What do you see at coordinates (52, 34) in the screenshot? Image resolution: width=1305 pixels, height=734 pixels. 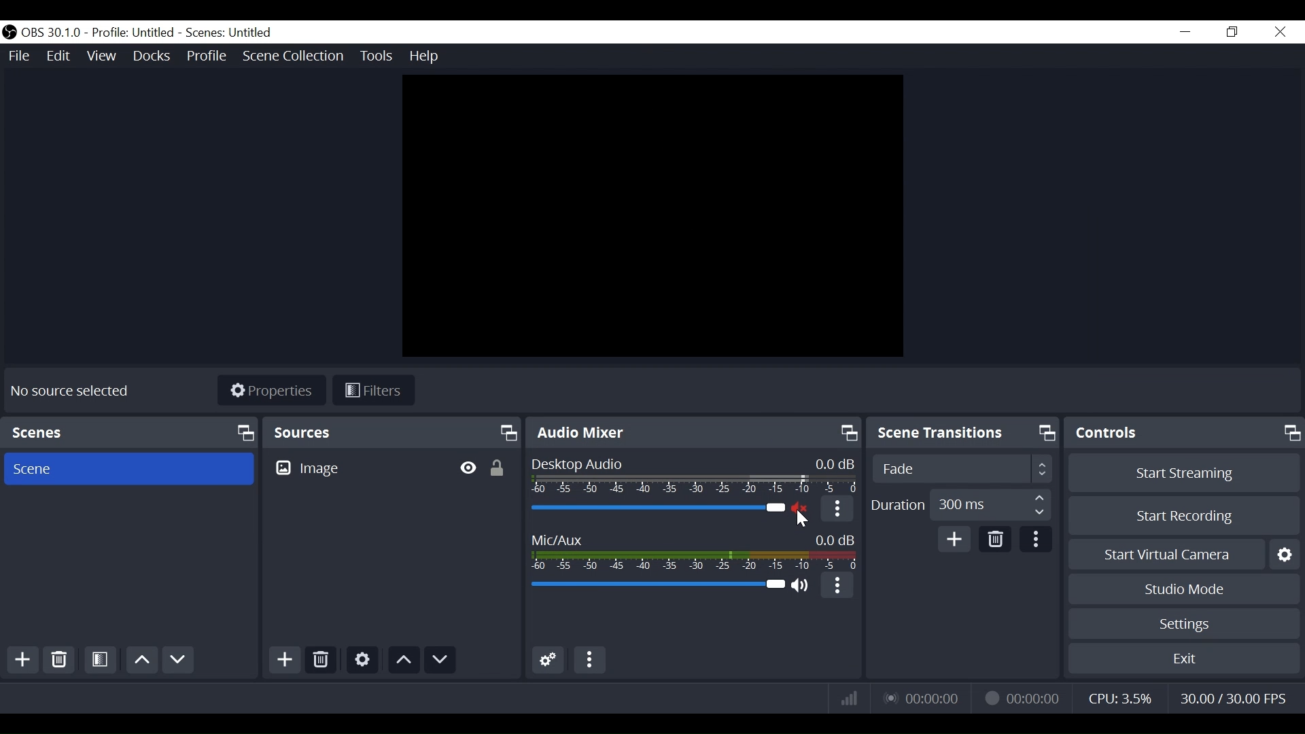 I see `OBS Version` at bounding box center [52, 34].